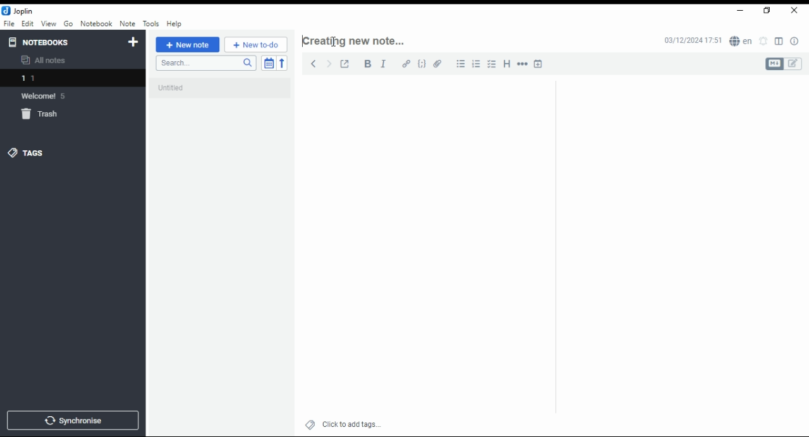  Describe the element at coordinates (461, 64) in the screenshot. I see `bullet list` at that location.